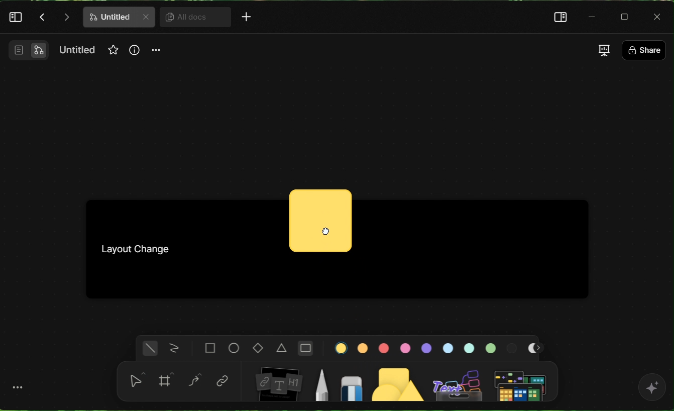  Describe the element at coordinates (157, 53) in the screenshot. I see `more` at that location.